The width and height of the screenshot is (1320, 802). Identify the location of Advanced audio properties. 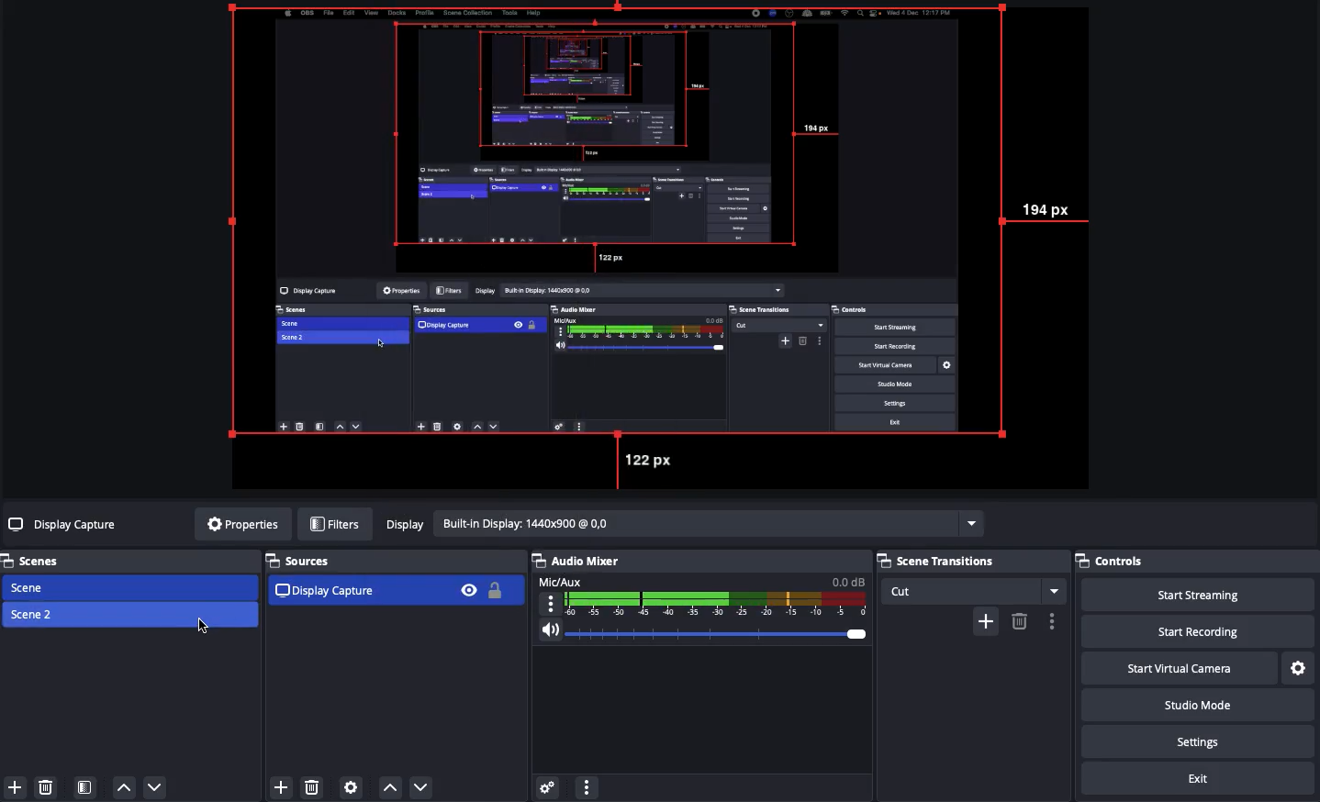
(548, 785).